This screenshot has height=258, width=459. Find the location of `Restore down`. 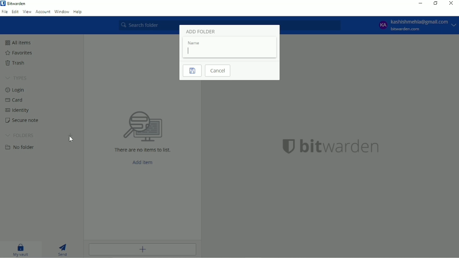

Restore down is located at coordinates (435, 3).